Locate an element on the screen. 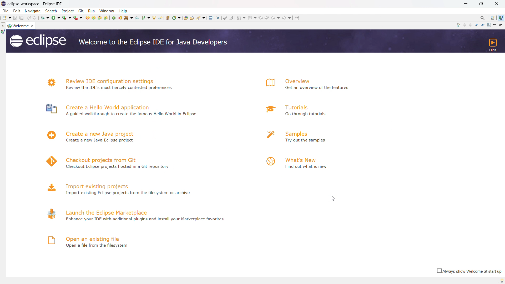  run last tool is located at coordinates (78, 18).